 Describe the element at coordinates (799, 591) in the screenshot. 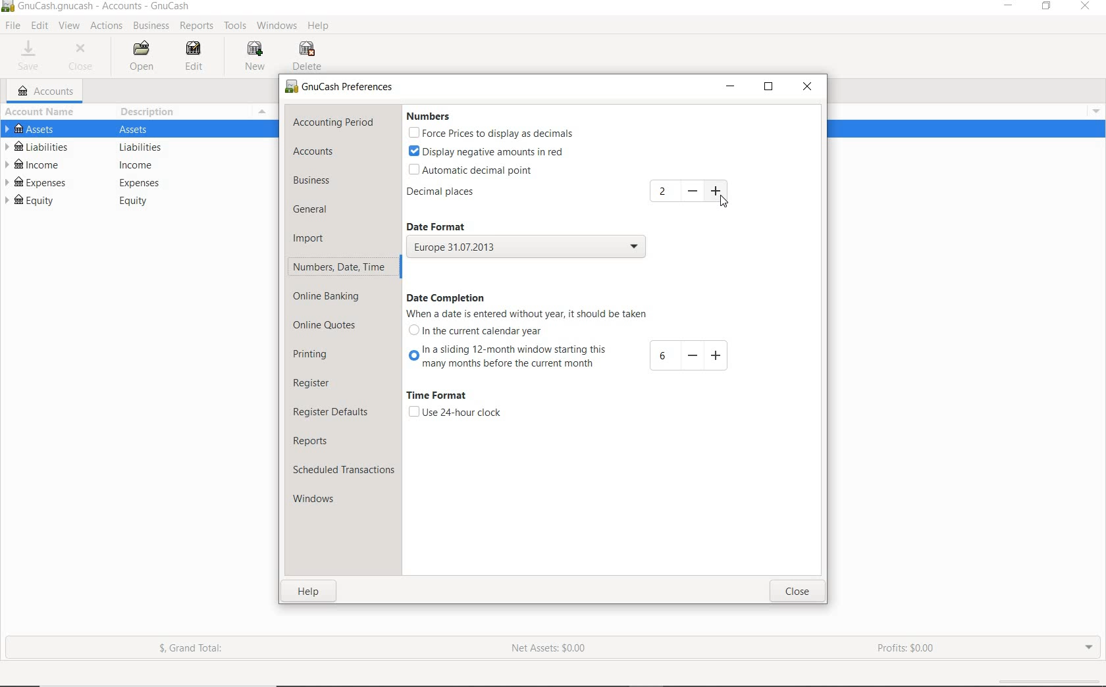

I see `lose` at that location.